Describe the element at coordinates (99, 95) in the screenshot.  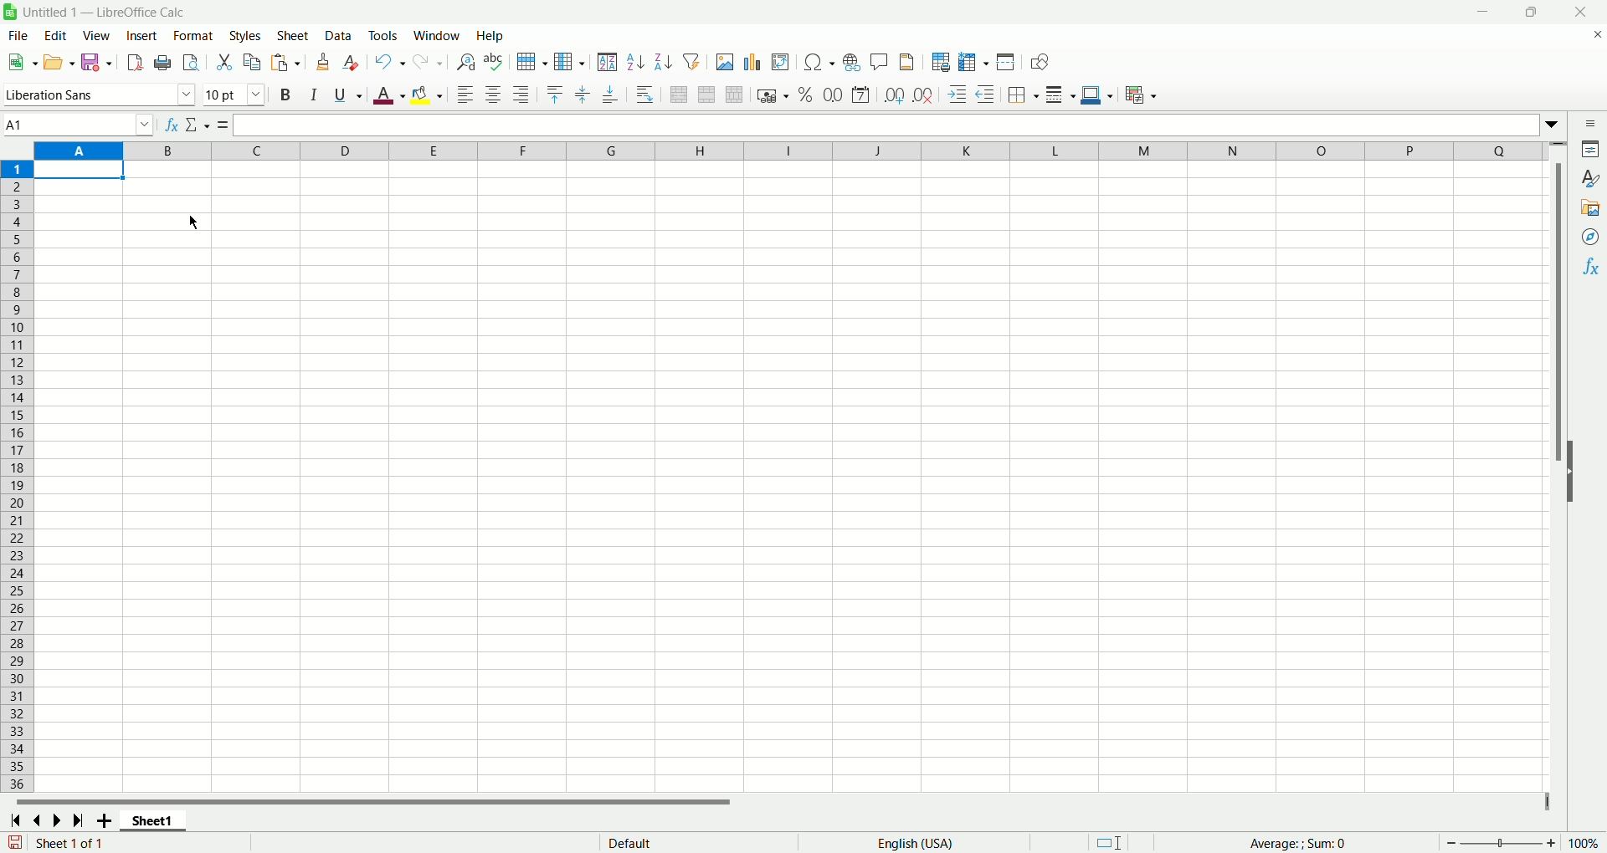
I see `font name` at that location.